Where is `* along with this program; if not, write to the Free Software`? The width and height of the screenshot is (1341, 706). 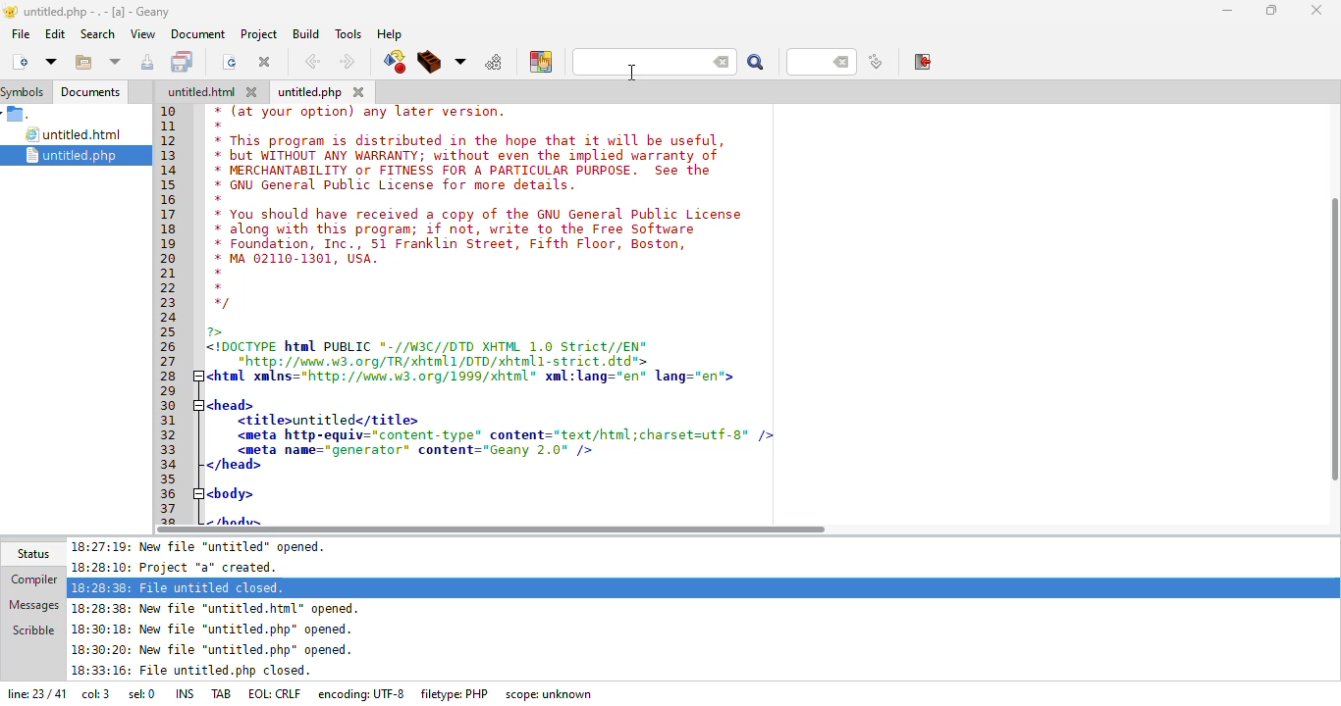
* along with this program; if not, write to the Free Software is located at coordinates (455, 230).